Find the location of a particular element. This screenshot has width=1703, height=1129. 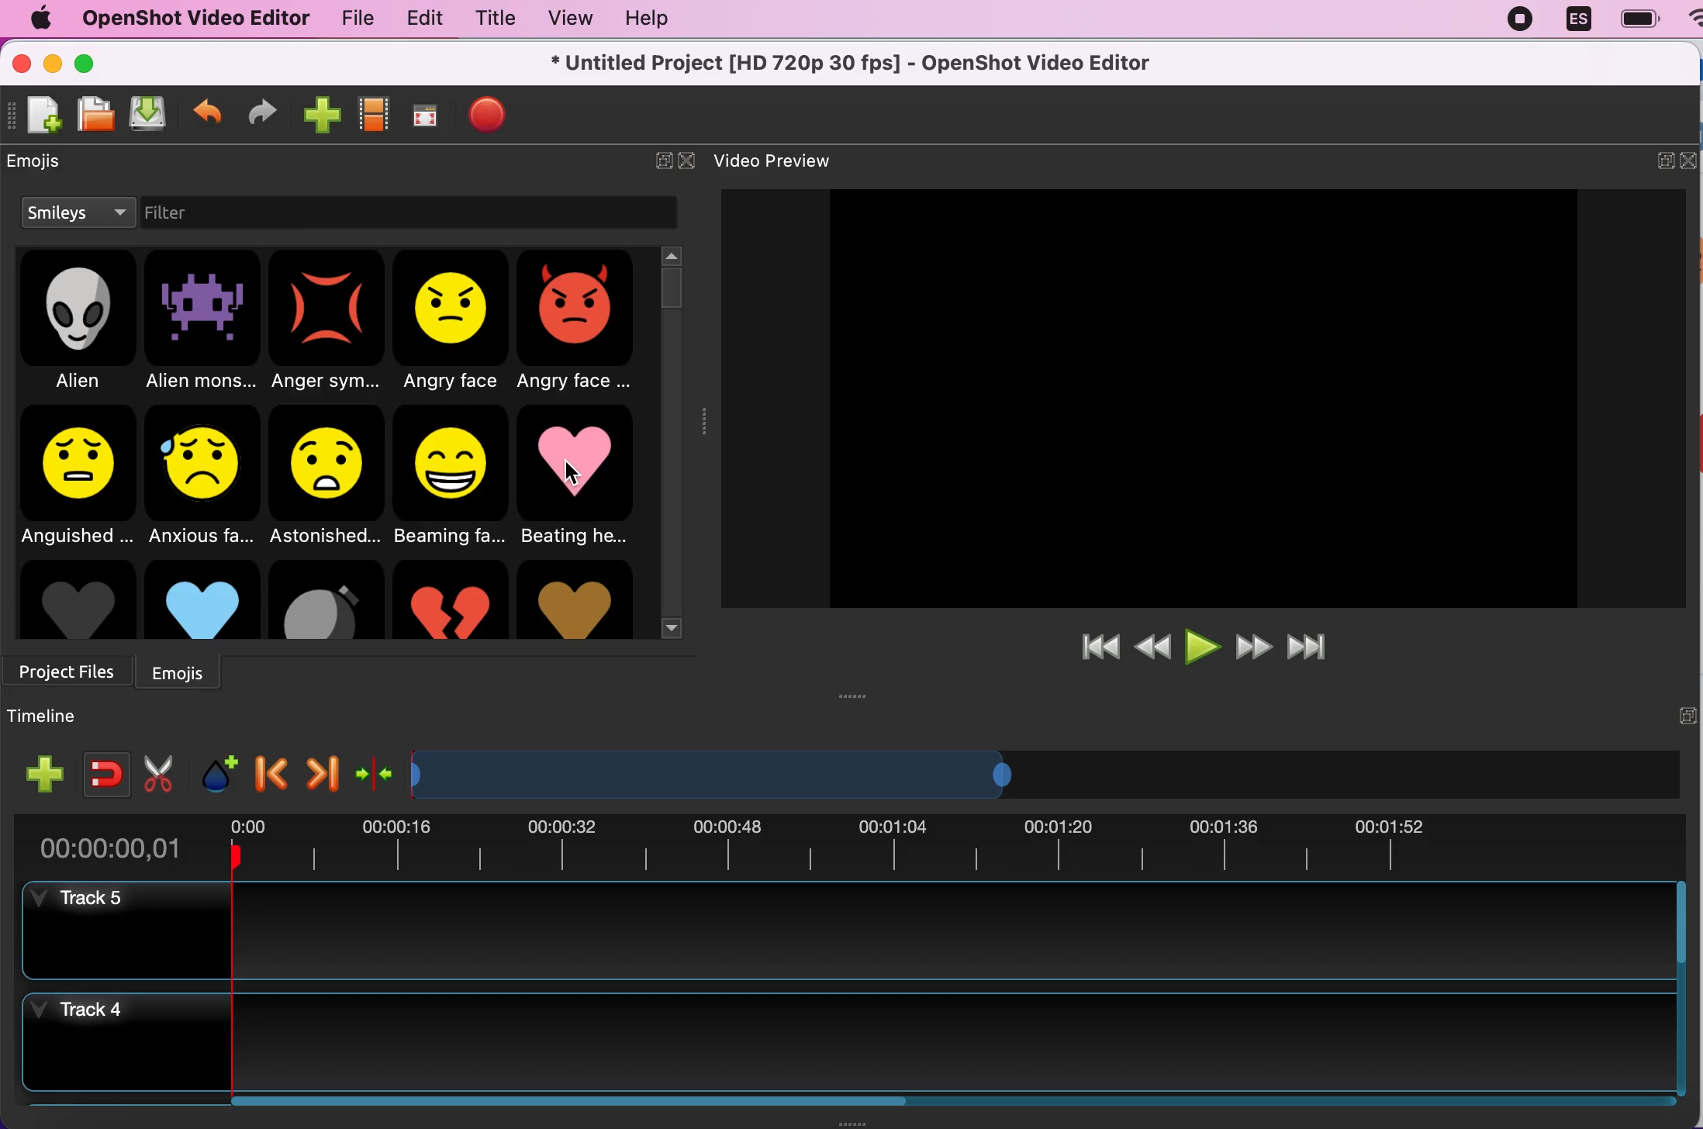

full screen is located at coordinates (425, 117).